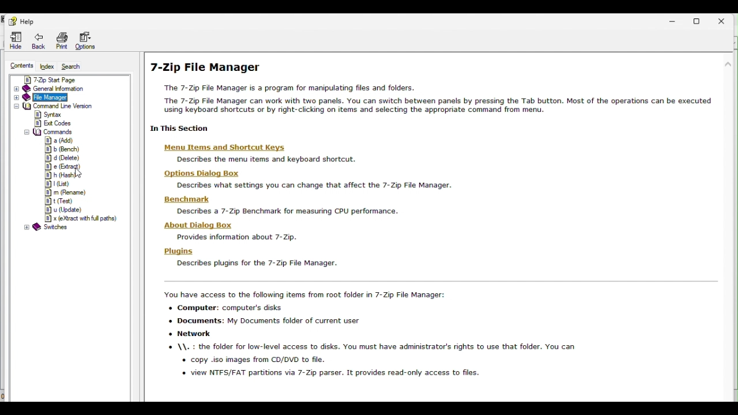 The height and width of the screenshot is (415, 738). Describe the element at coordinates (235, 232) in the screenshot. I see `about dialog box` at that location.